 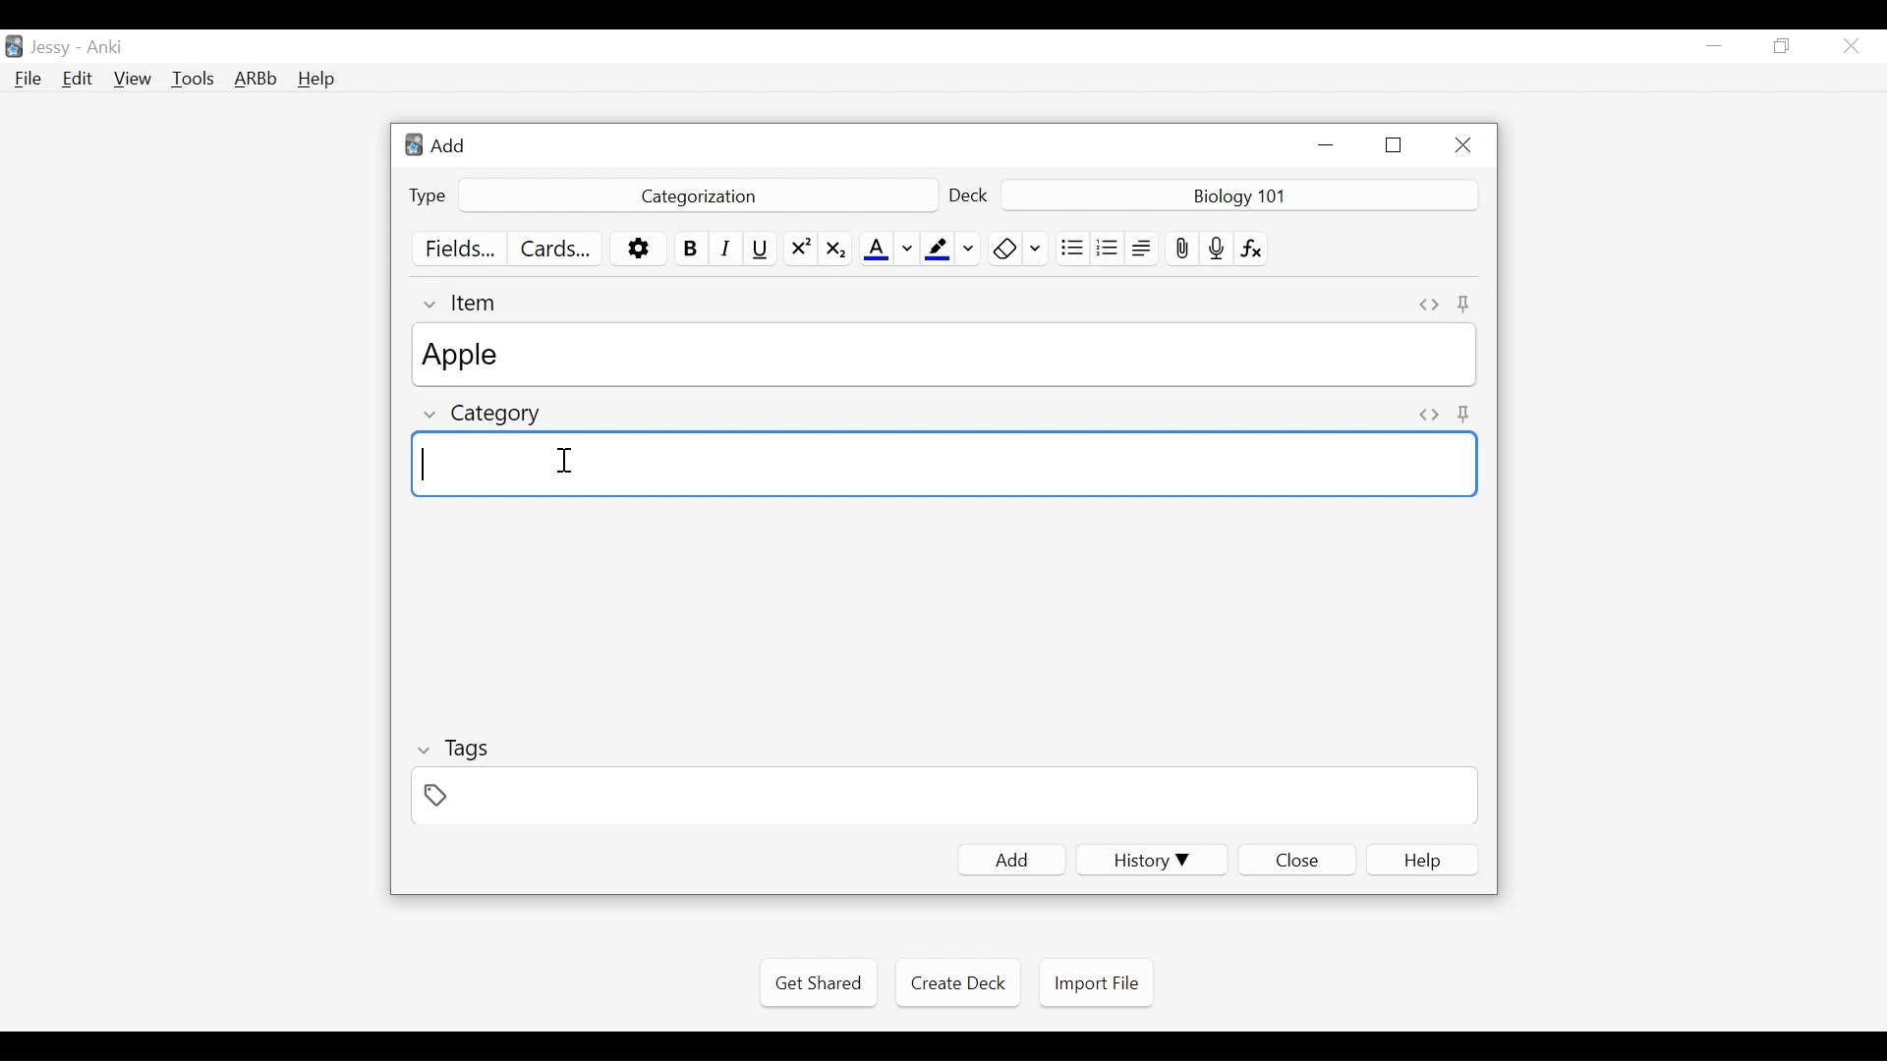 What do you see at coordinates (947, 355) in the screenshot?
I see `Item Field` at bounding box center [947, 355].